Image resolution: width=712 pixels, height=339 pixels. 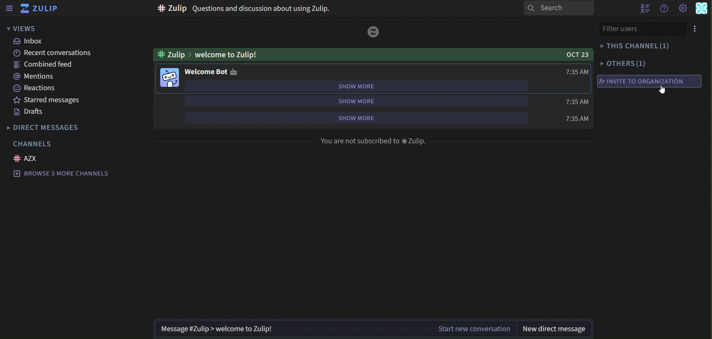 What do you see at coordinates (43, 128) in the screenshot?
I see `direct messages` at bounding box center [43, 128].